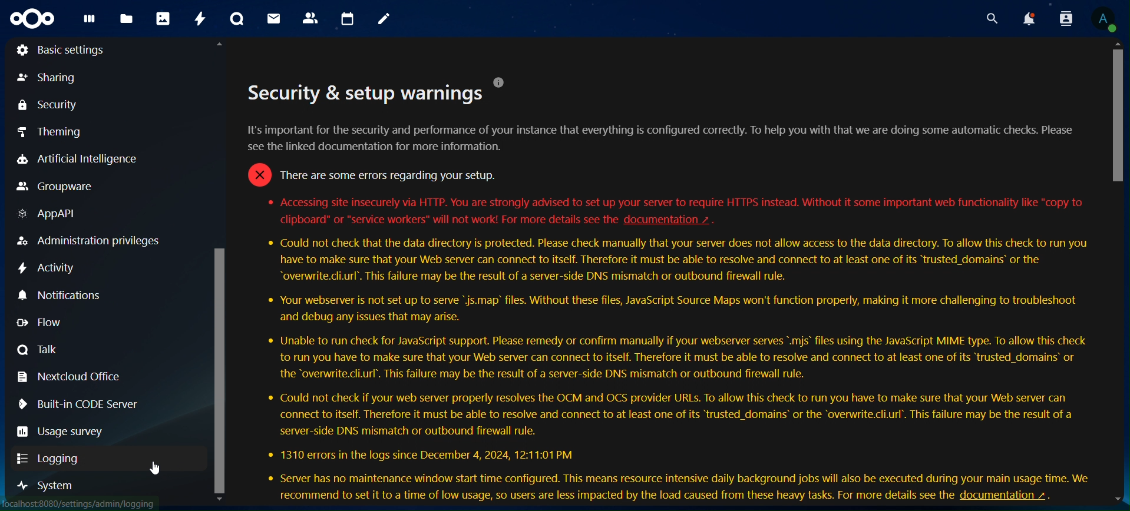 Image resolution: width=1130 pixels, height=511 pixels. I want to click on search, so click(990, 19).